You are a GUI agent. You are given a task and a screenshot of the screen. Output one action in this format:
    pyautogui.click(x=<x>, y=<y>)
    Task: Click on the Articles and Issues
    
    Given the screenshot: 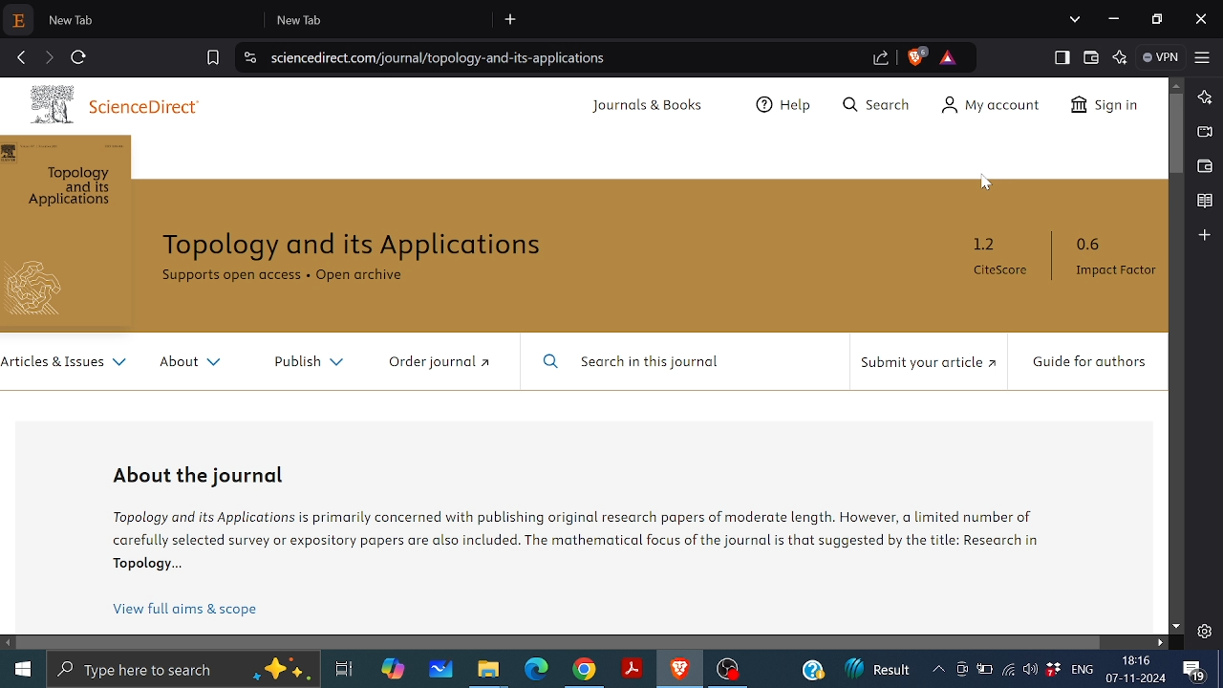 What is the action you would take?
    pyautogui.click(x=66, y=365)
    